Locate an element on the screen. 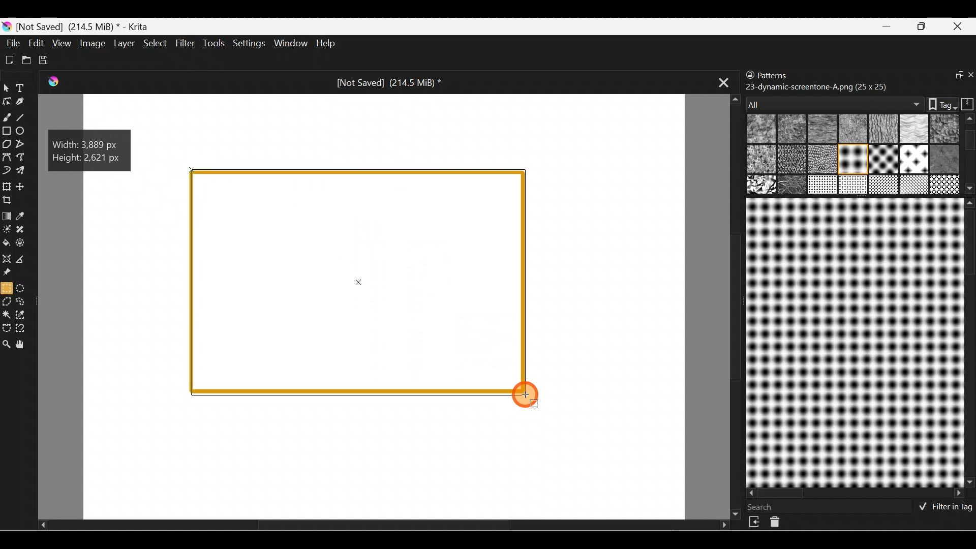 This screenshot has height=549, width=976. Fill a contiguous area of colour with colour is located at coordinates (7, 242).